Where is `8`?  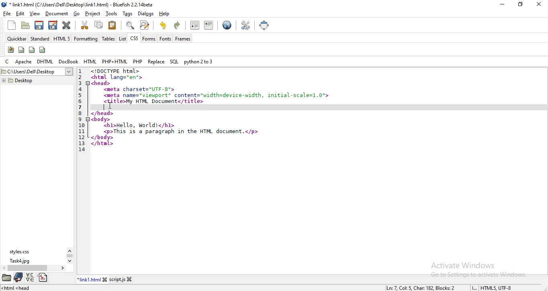
8 is located at coordinates (80, 113).